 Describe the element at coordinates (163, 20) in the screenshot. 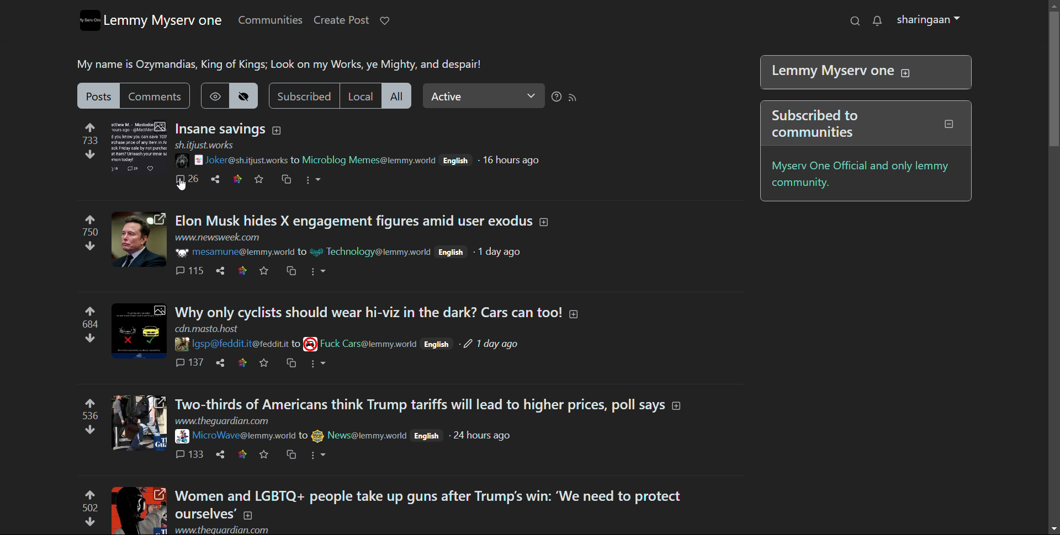

I see `community title` at that location.